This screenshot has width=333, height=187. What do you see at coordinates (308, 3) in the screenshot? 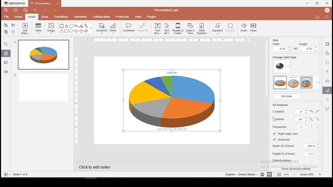
I see `minimize` at bounding box center [308, 3].